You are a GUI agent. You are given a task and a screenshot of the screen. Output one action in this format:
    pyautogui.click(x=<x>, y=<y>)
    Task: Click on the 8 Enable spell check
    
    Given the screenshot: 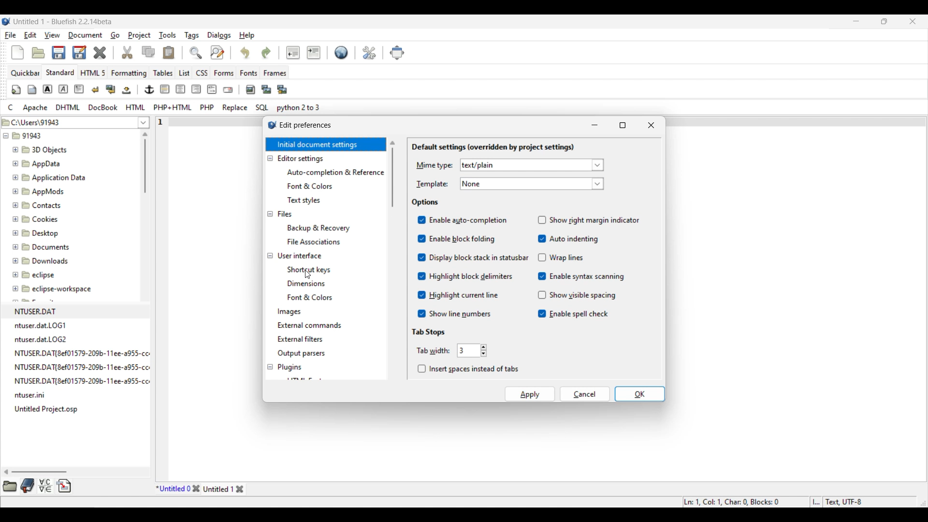 What is the action you would take?
    pyautogui.click(x=573, y=314)
    